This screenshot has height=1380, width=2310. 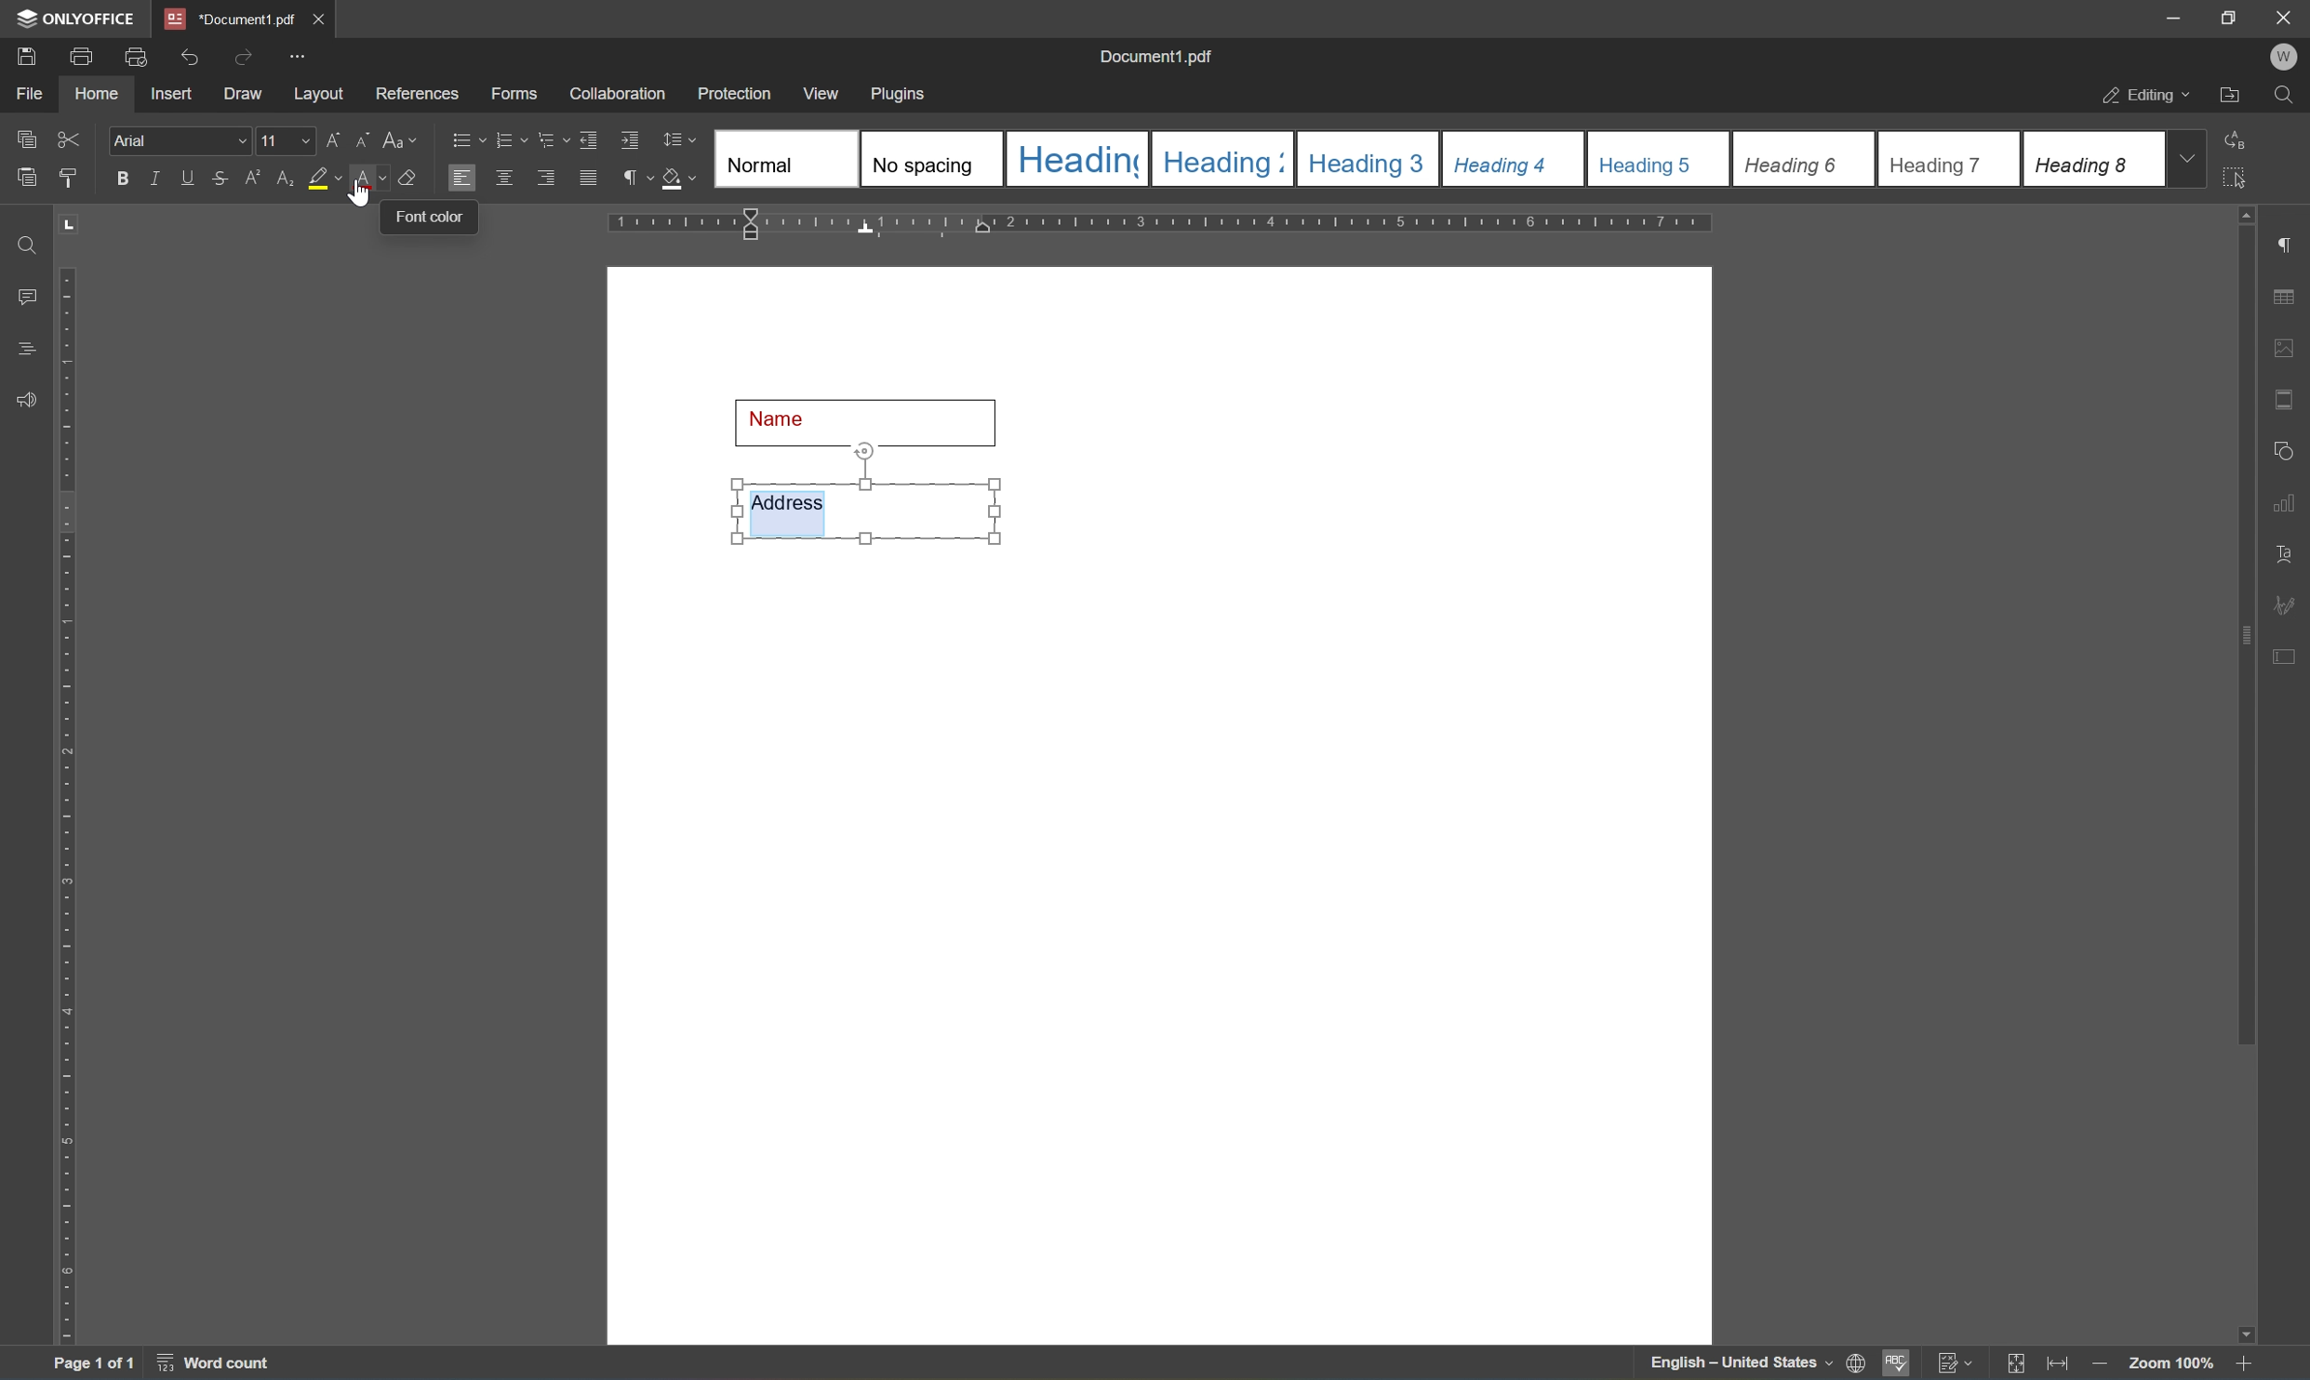 I want to click on headings, so click(x=30, y=344).